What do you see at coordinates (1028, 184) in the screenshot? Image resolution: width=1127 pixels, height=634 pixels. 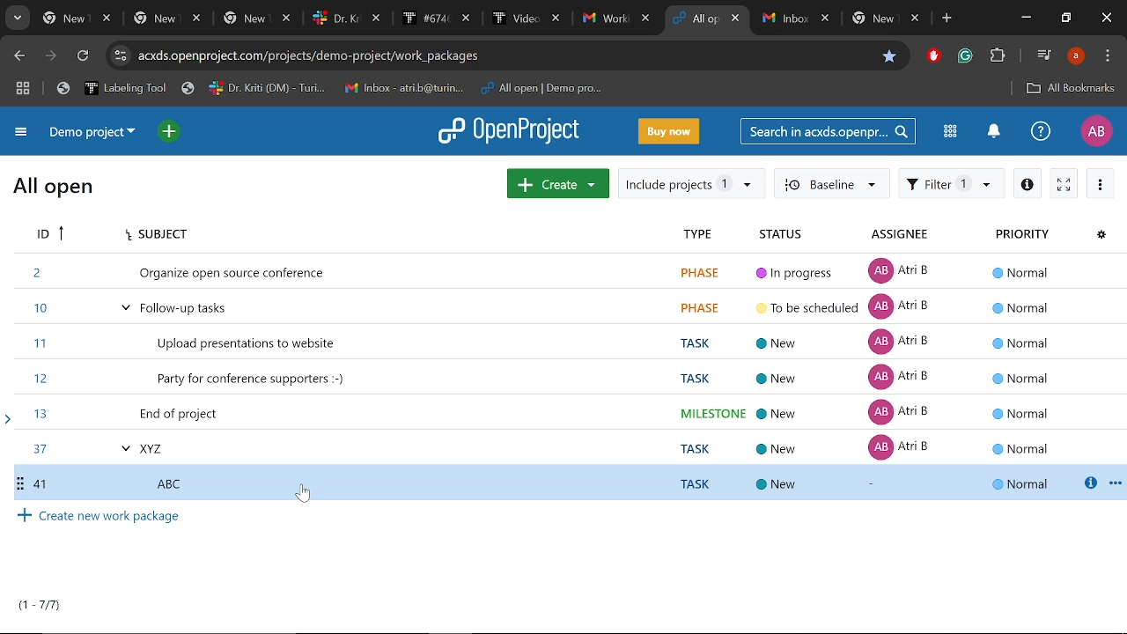 I see `Info` at bounding box center [1028, 184].